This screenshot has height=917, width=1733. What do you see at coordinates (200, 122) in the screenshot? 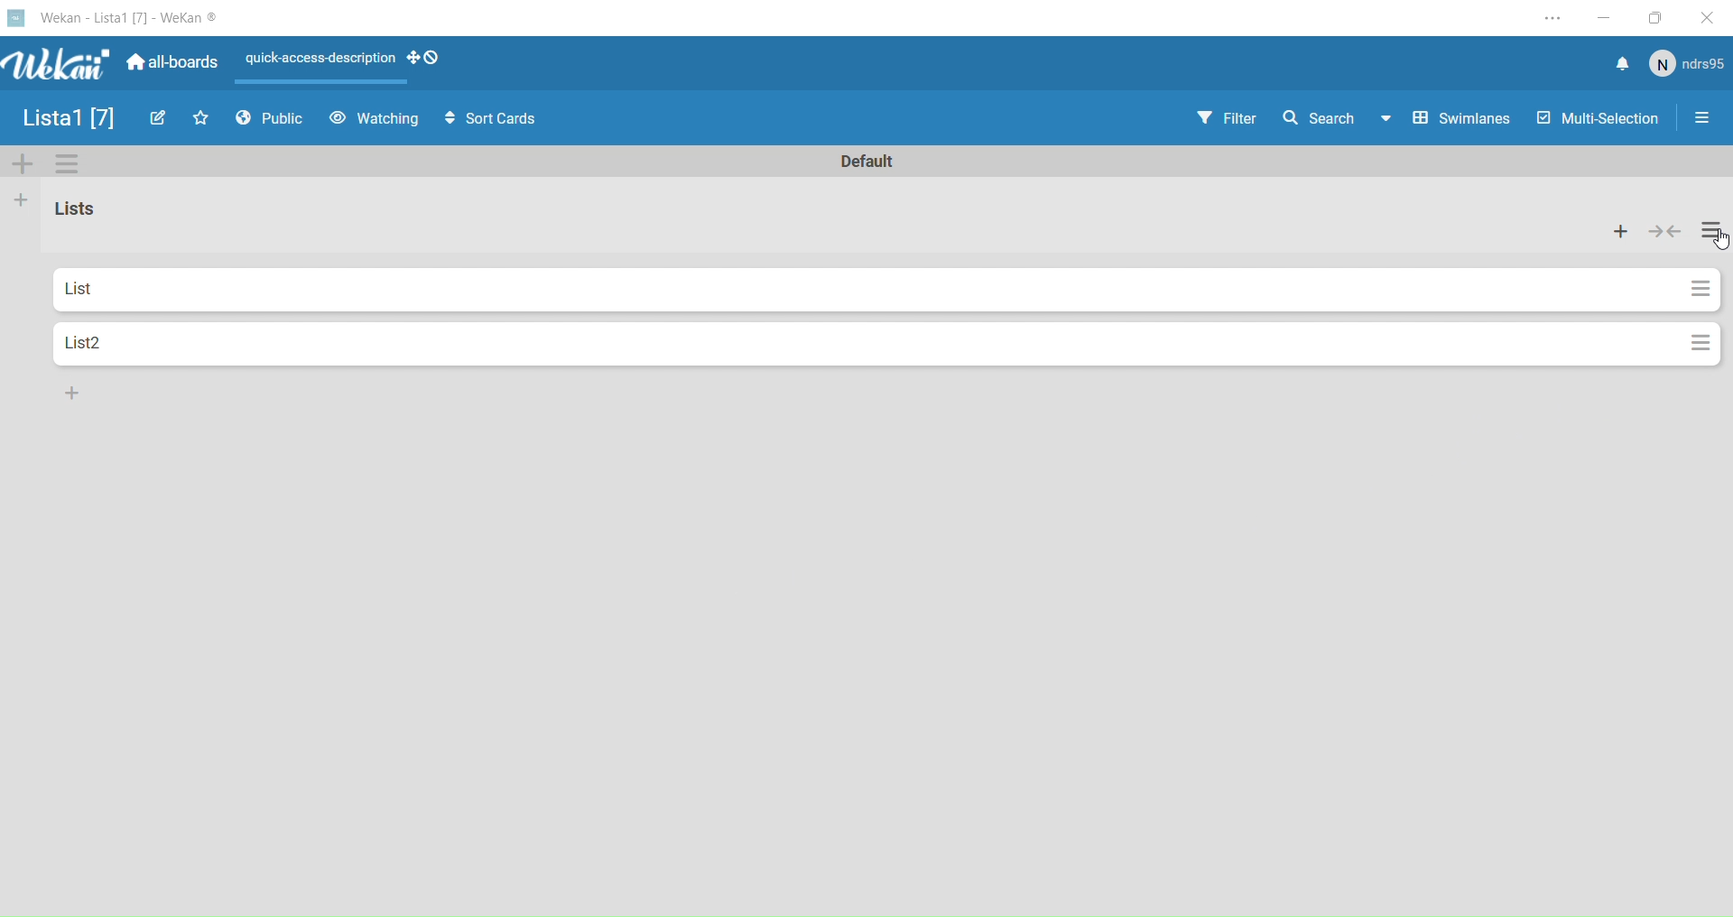
I see `Favourites` at bounding box center [200, 122].